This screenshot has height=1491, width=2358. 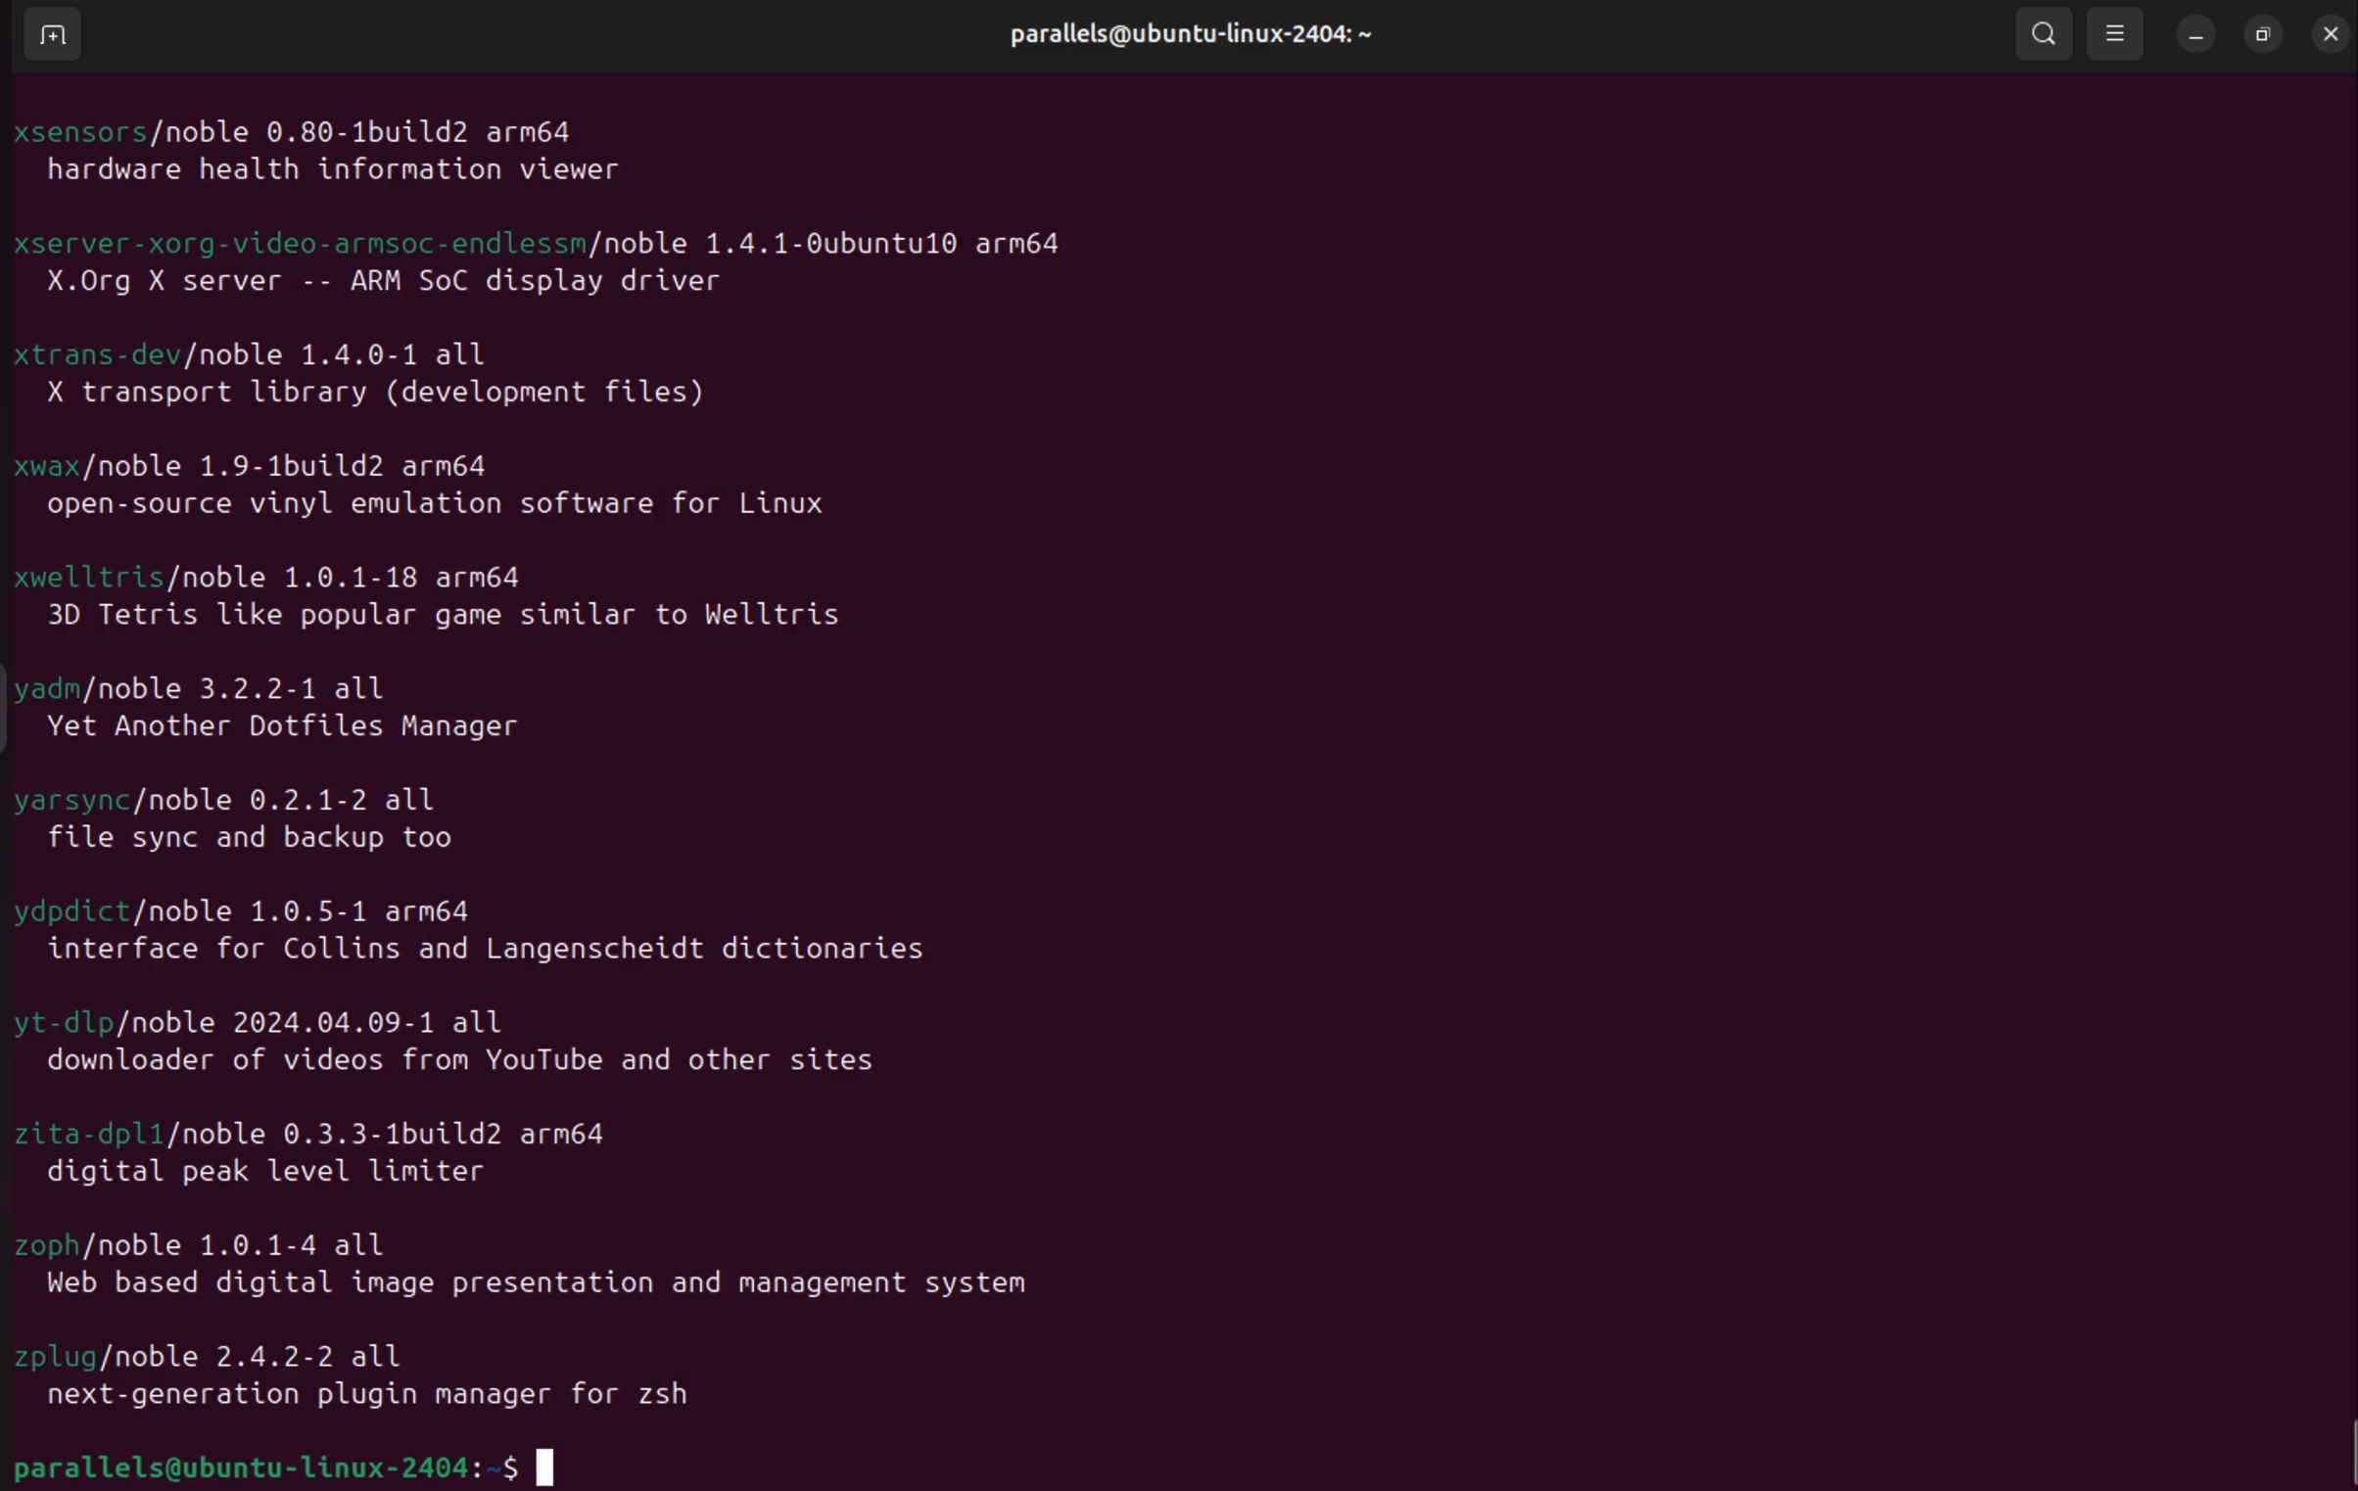 I want to click on xsensors/noble 0.80-1build2 armé4
hardware health information viewer, so click(x=354, y=142).